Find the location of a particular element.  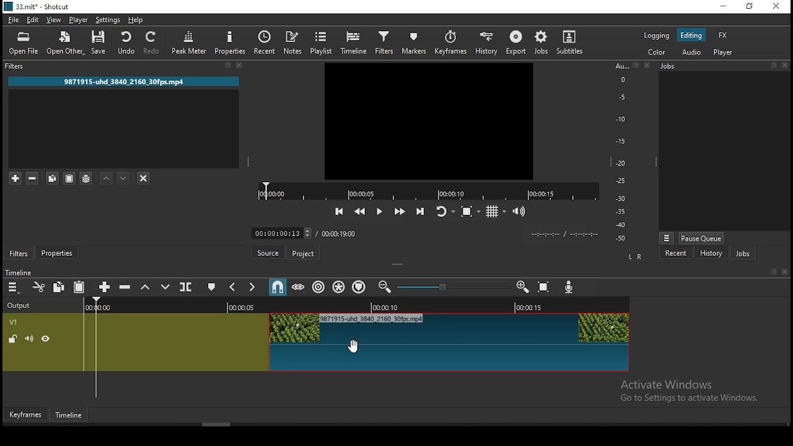

restore is located at coordinates (750, 7).